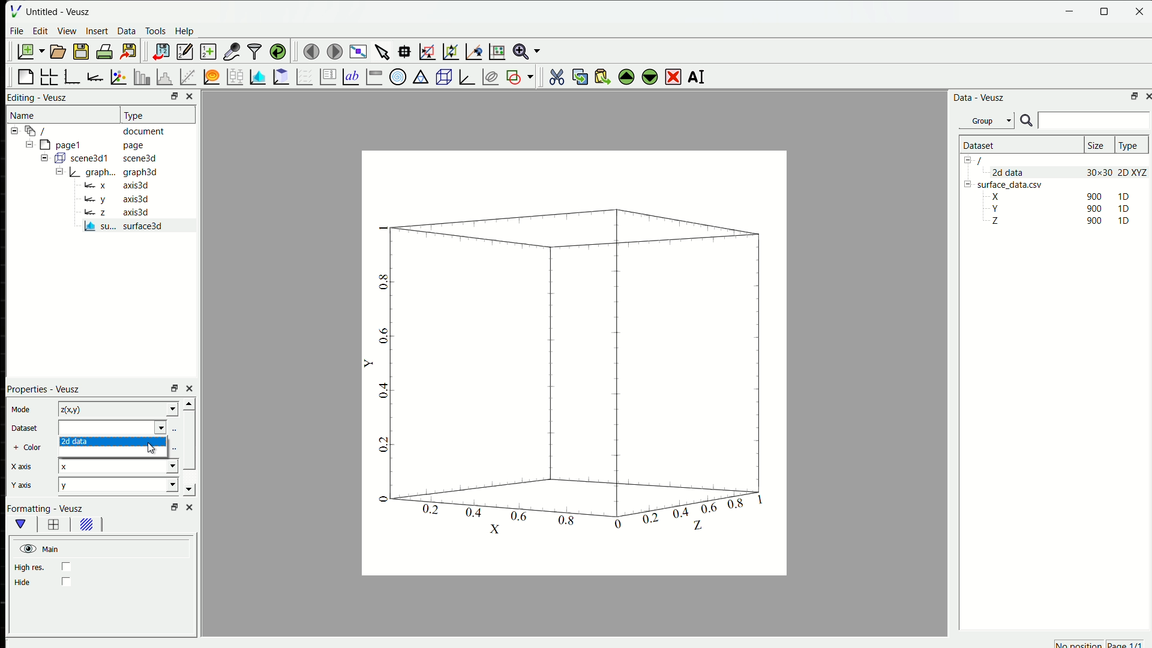 This screenshot has height=648, width=1152. What do you see at coordinates (352, 76) in the screenshot?
I see `Text label` at bounding box center [352, 76].